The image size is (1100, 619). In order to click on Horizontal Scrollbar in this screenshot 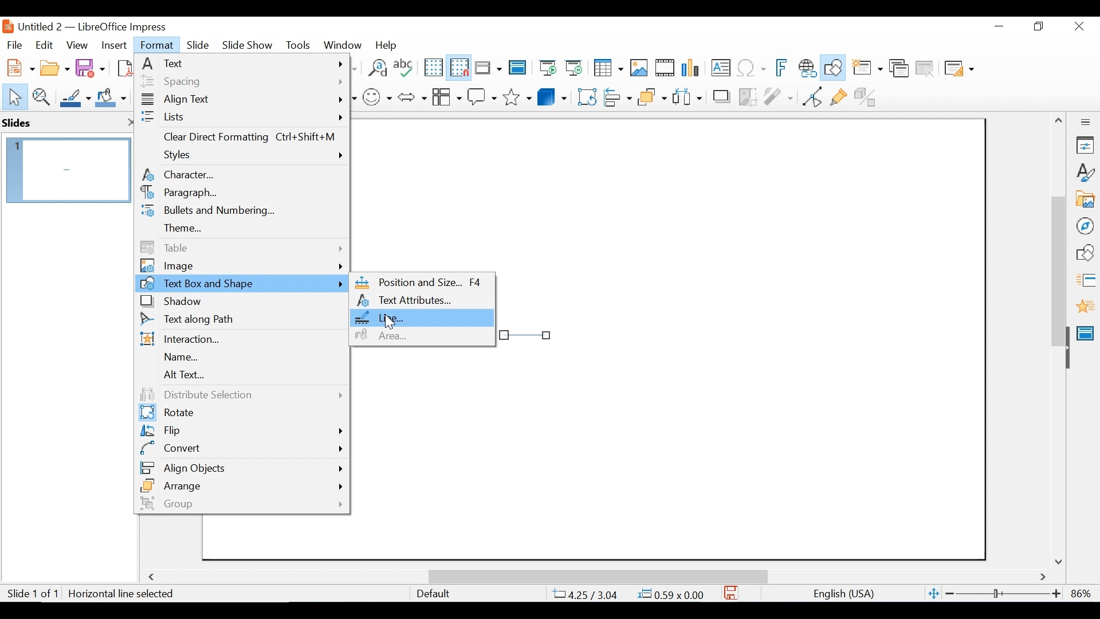, I will do `click(597, 576)`.